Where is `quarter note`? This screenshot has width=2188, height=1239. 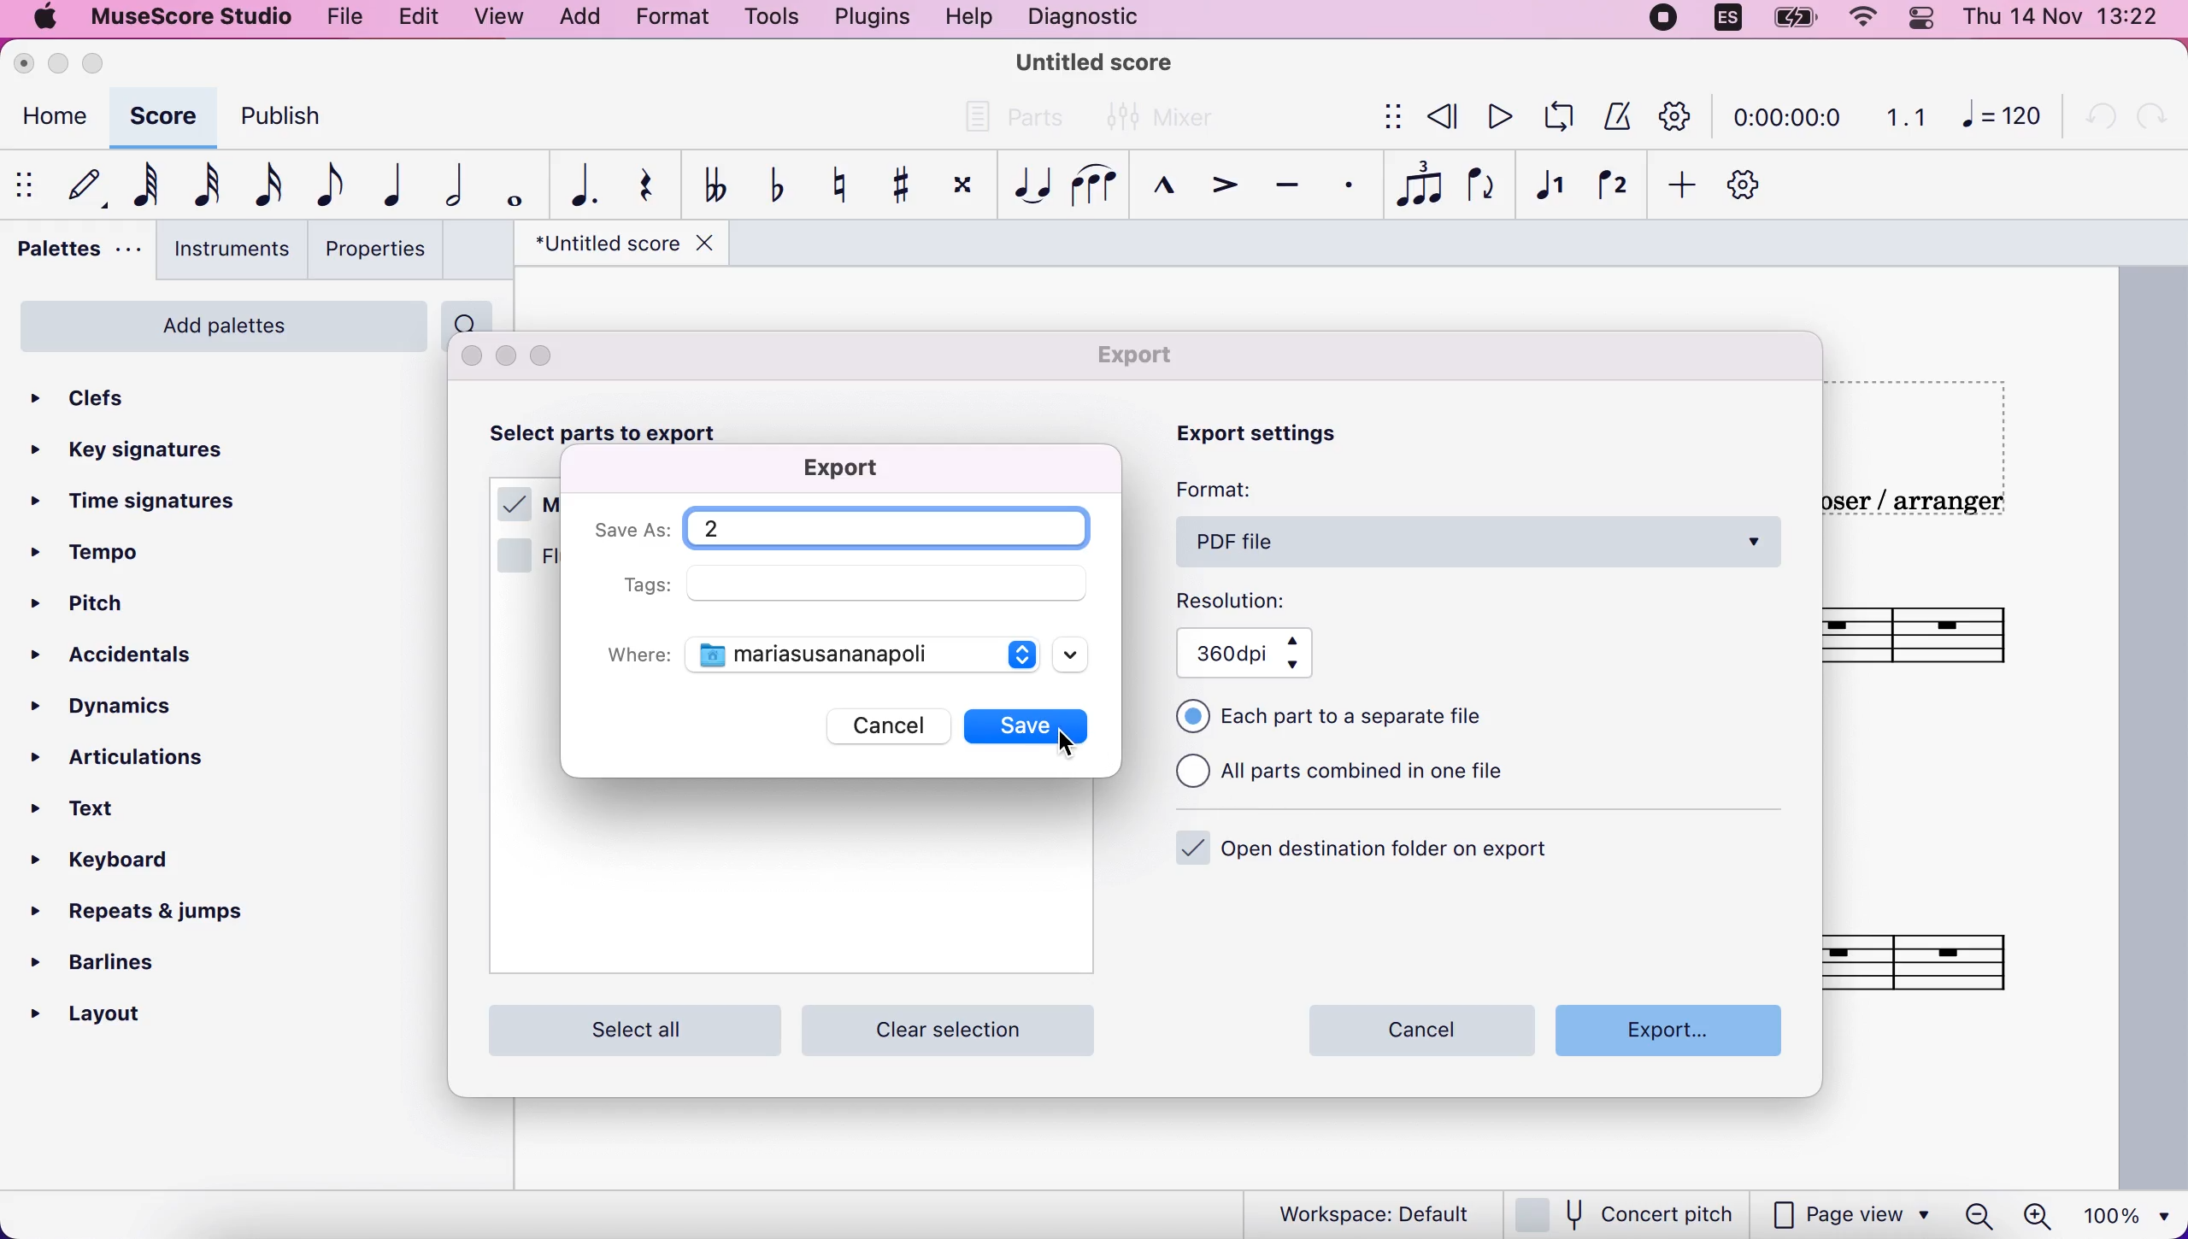
quarter note is located at coordinates (394, 188).